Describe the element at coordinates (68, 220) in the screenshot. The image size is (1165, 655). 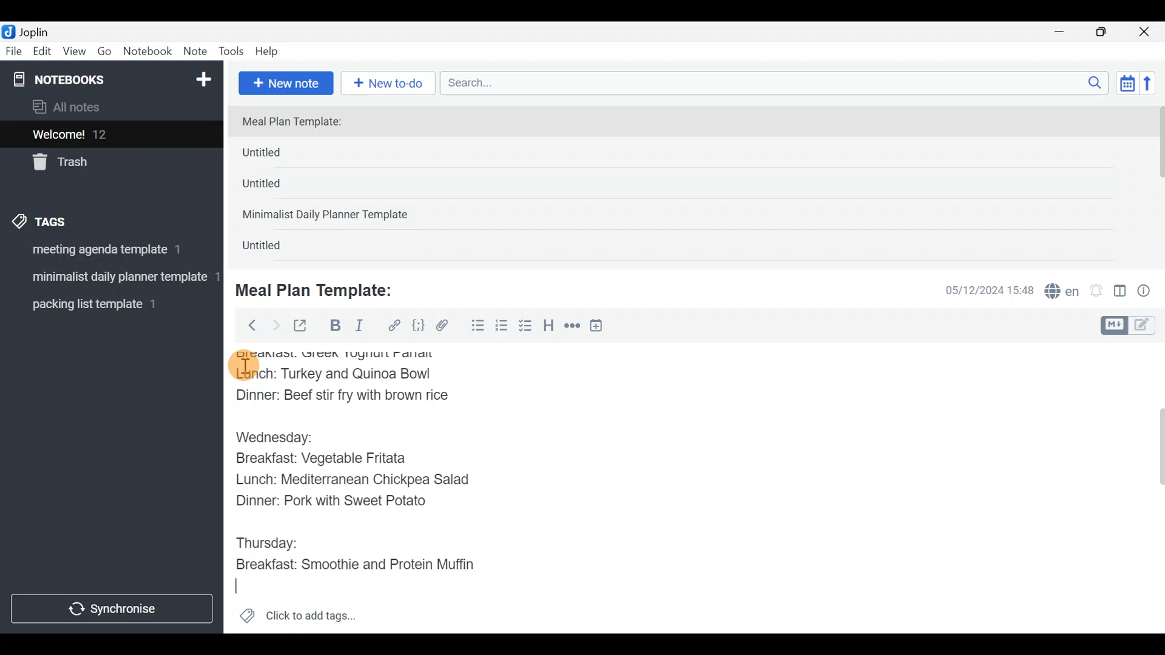
I see `Tags` at that location.